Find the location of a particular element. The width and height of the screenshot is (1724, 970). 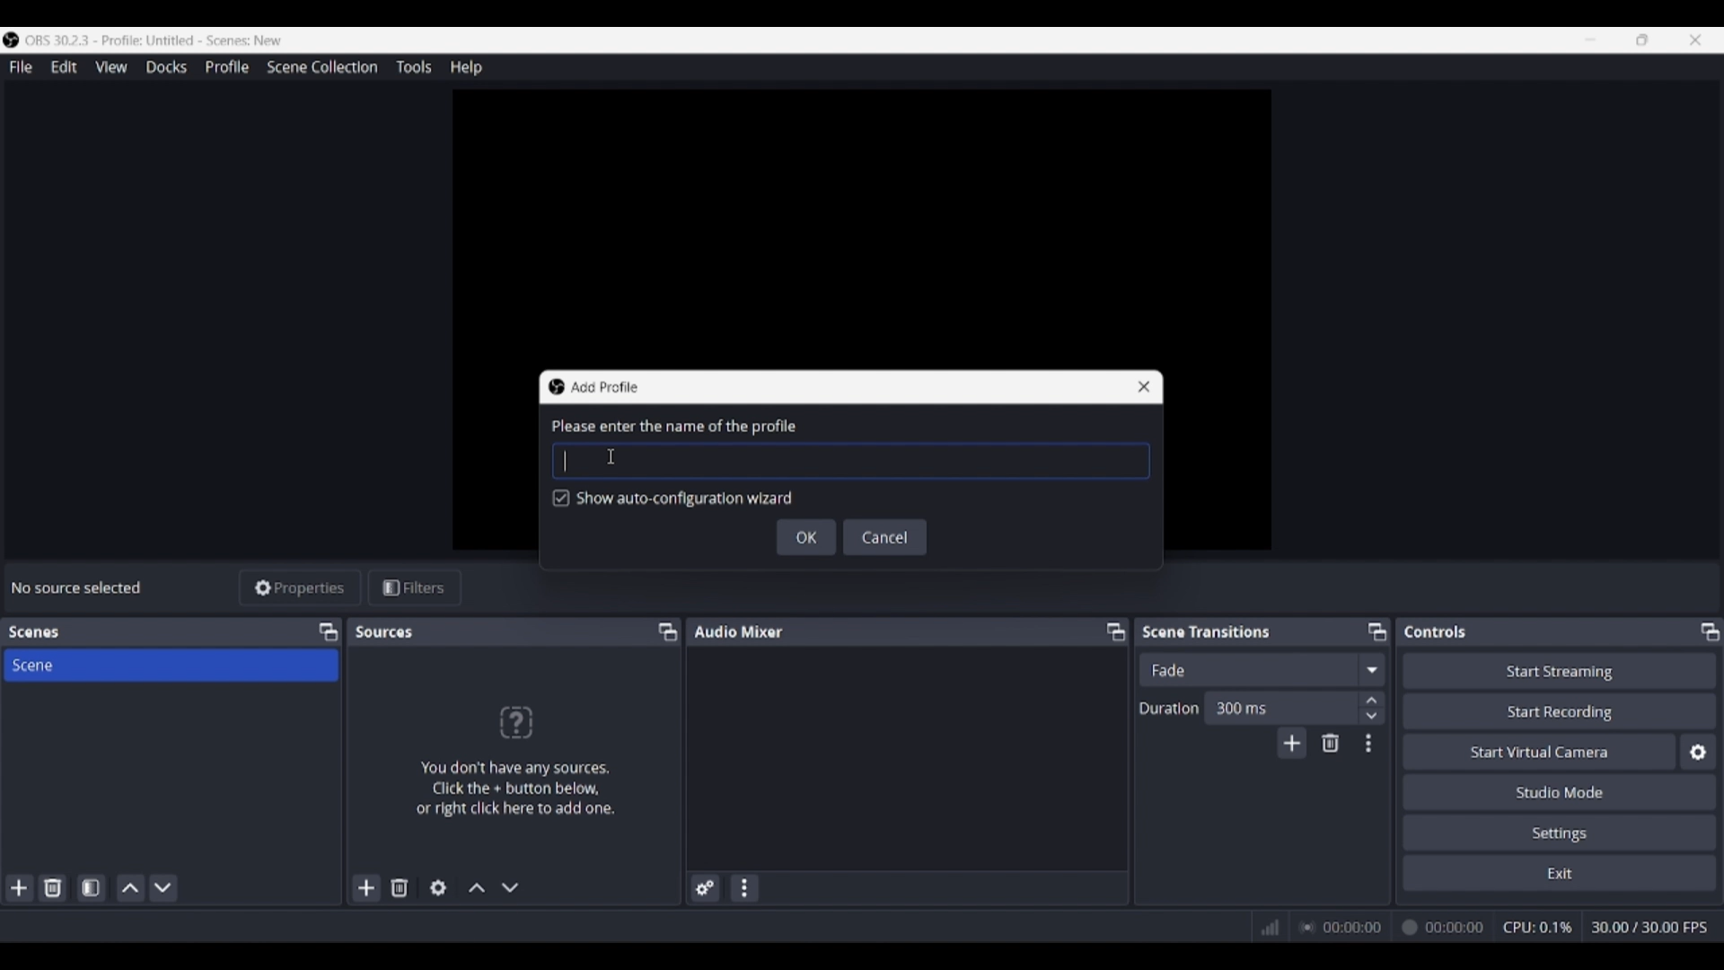

Panel logo and text is located at coordinates (514, 760).